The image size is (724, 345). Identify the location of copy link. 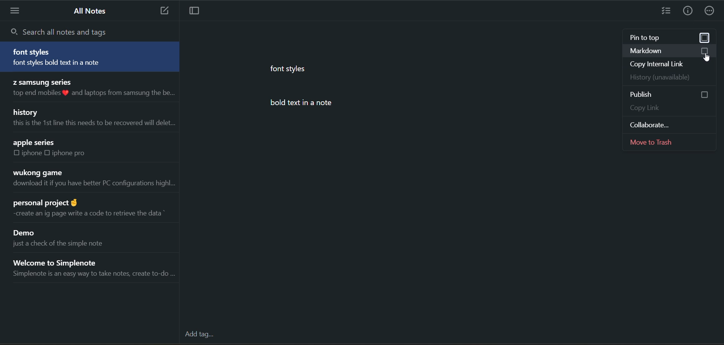
(670, 109).